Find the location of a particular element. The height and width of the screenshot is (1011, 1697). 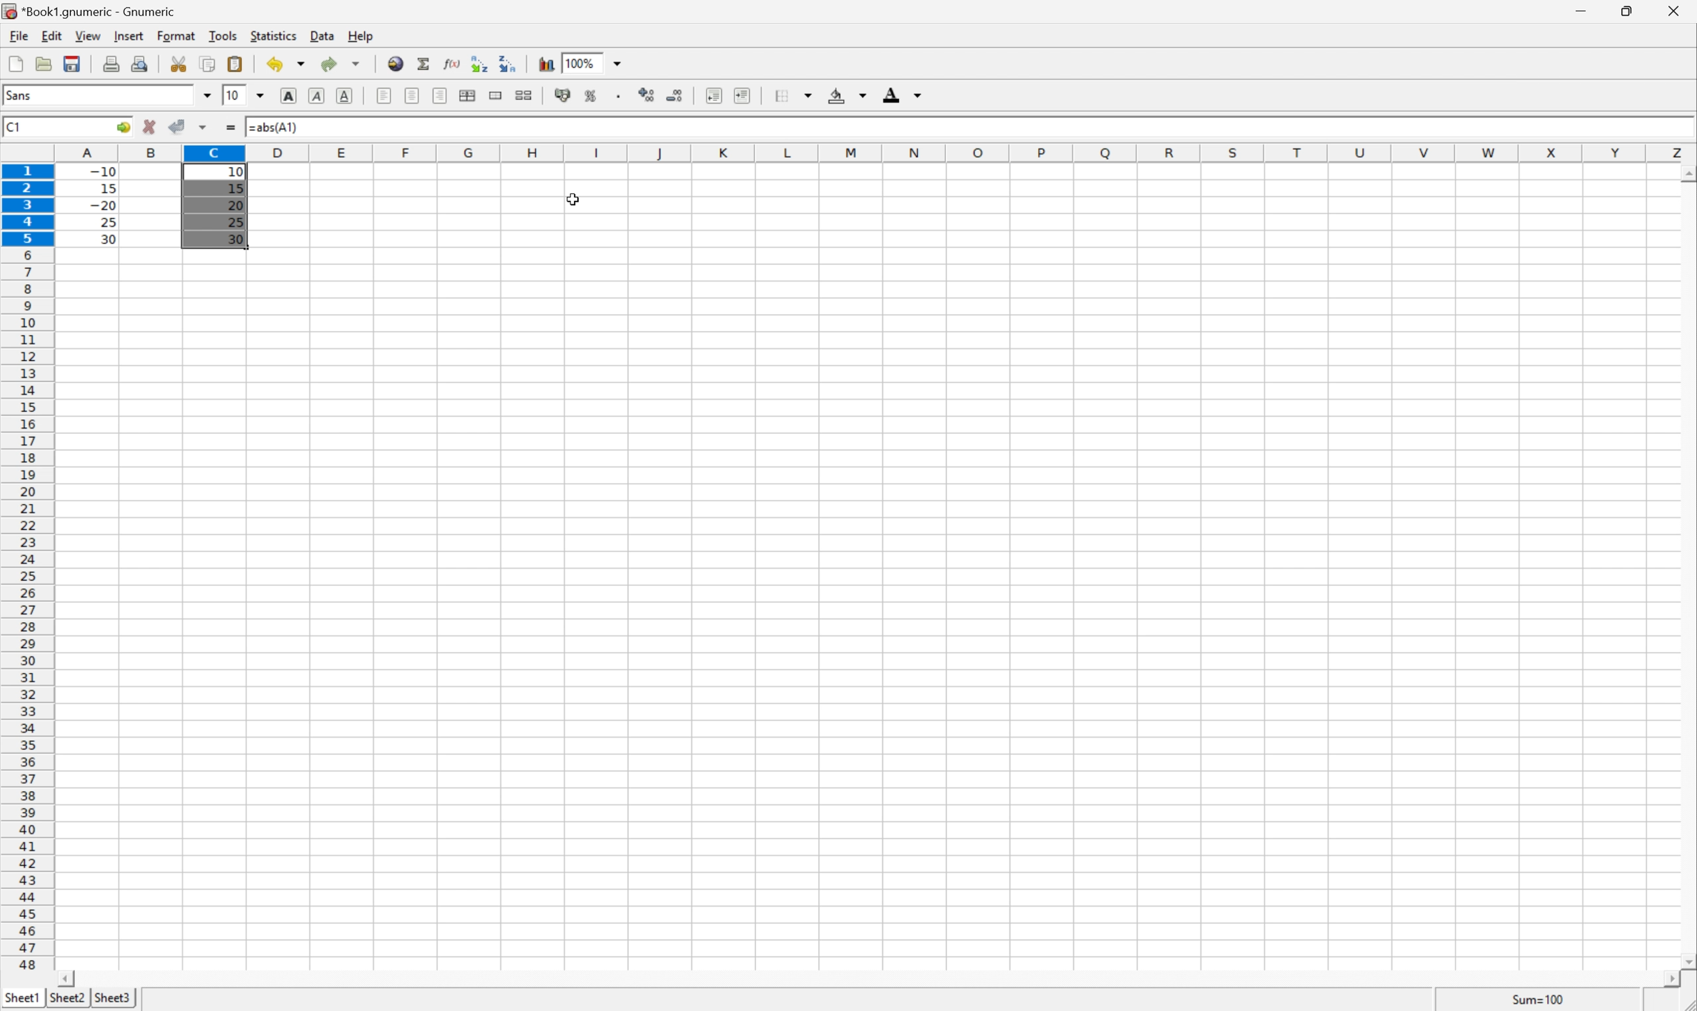

sheet2 is located at coordinates (67, 999).